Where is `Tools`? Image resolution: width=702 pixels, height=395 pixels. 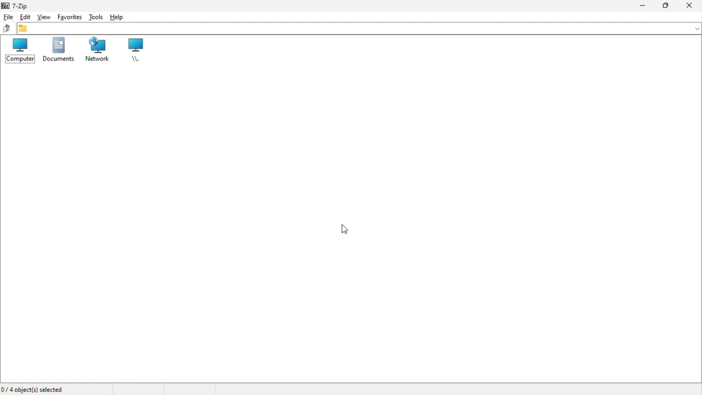 Tools is located at coordinates (96, 15).